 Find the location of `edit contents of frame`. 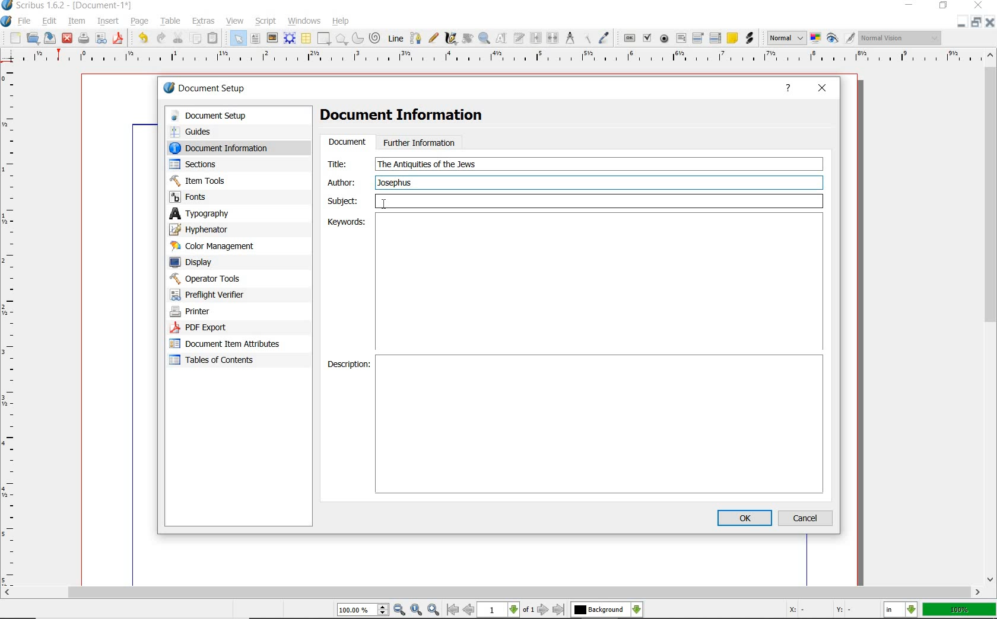

edit contents of frame is located at coordinates (503, 39).